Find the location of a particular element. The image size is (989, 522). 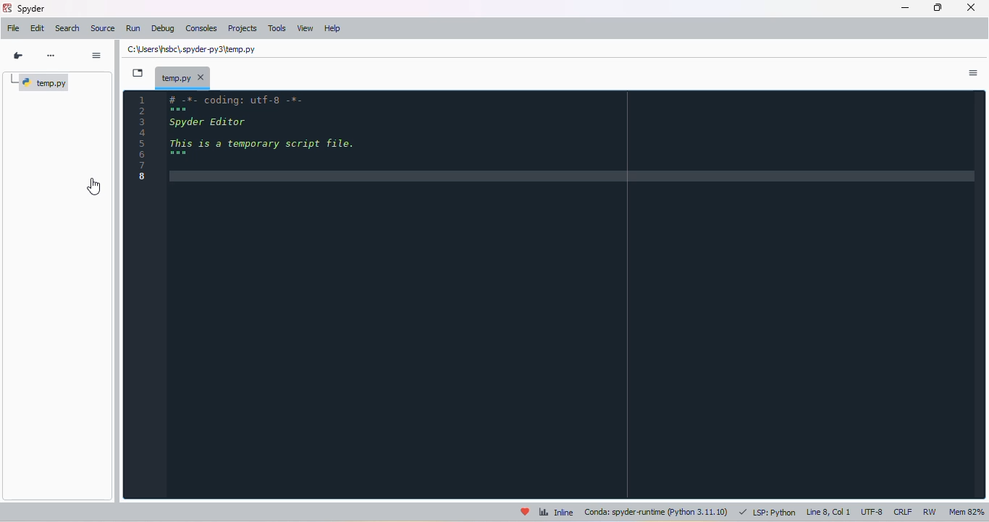

temp.py is located at coordinates (43, 82).